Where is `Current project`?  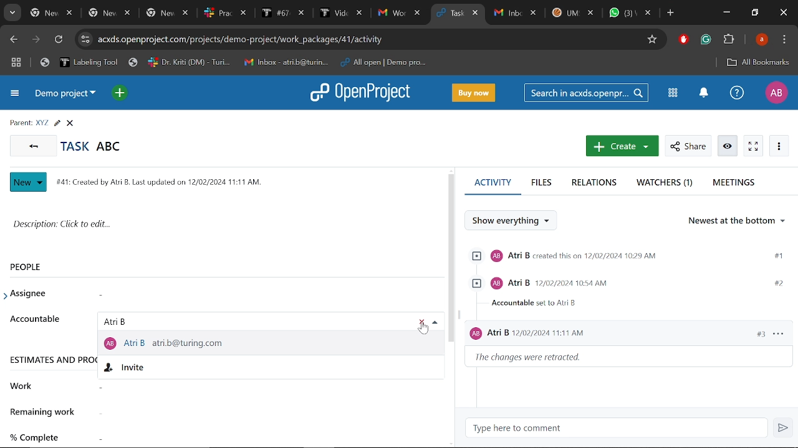
Current project is located at coordinates (65, 96).